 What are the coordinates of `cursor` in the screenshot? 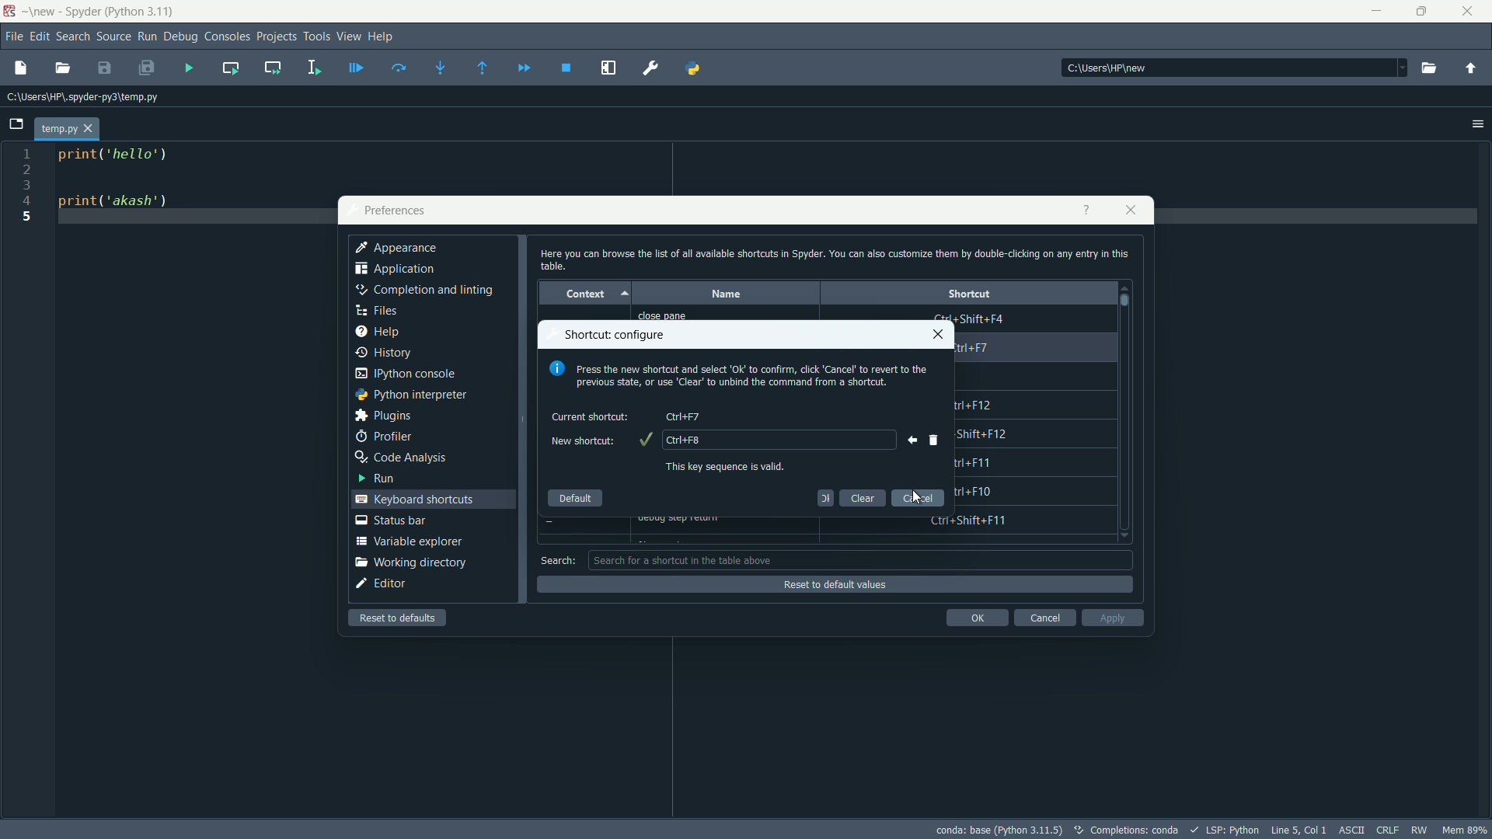 It's located at (918, 498).